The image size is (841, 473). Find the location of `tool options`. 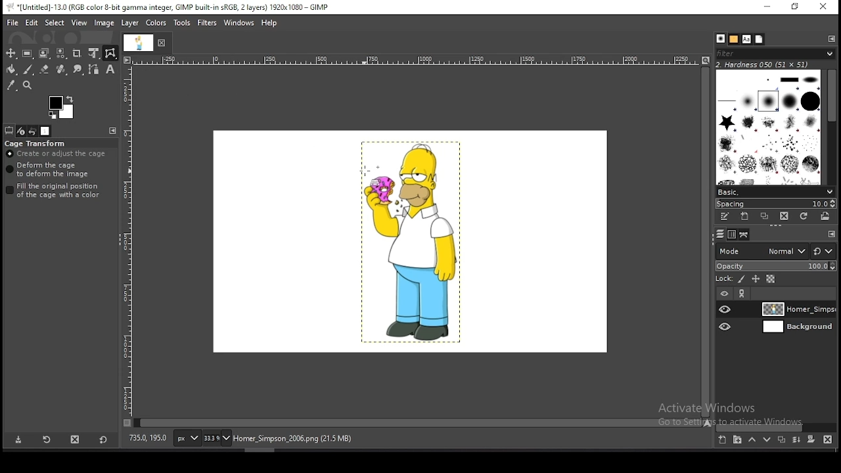

tool options is located at coordinates (9, 131).